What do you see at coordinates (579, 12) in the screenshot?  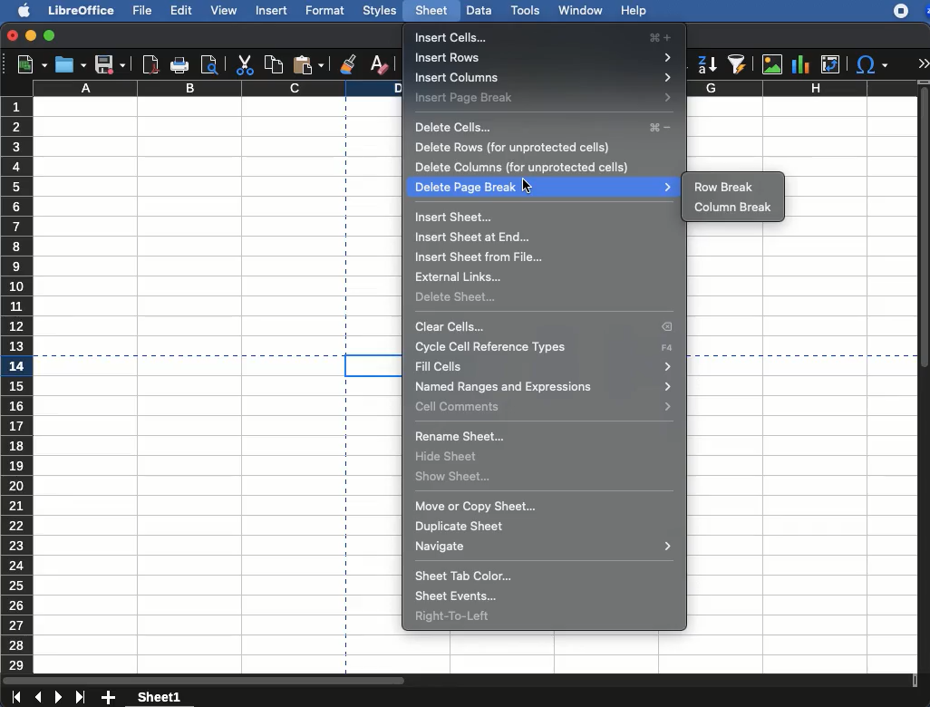 I see `window` at bounding box center [579, 12].